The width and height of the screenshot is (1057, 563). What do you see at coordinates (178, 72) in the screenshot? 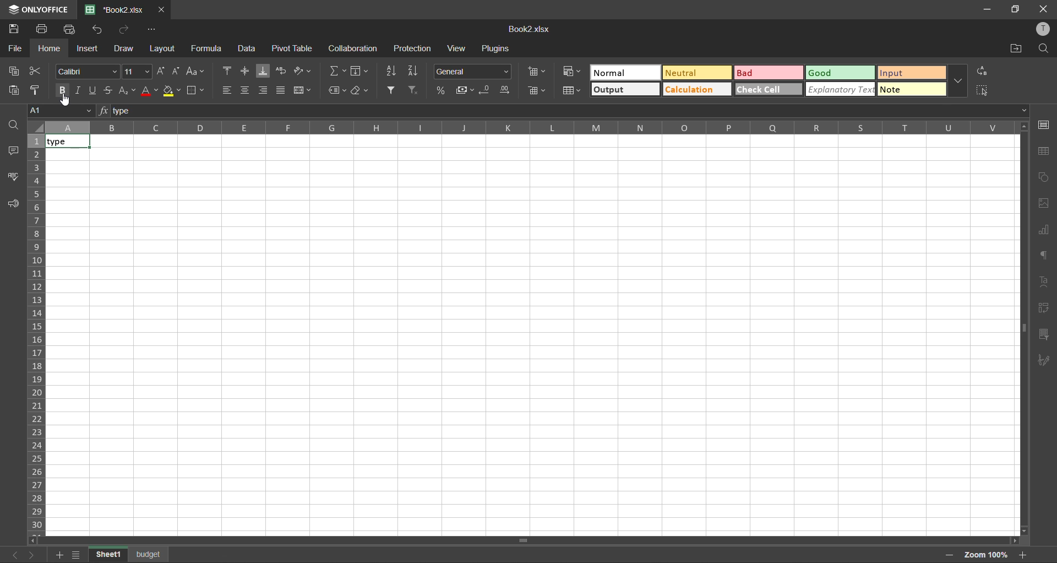
I see `decrement size` at bounding box center [178, 72].